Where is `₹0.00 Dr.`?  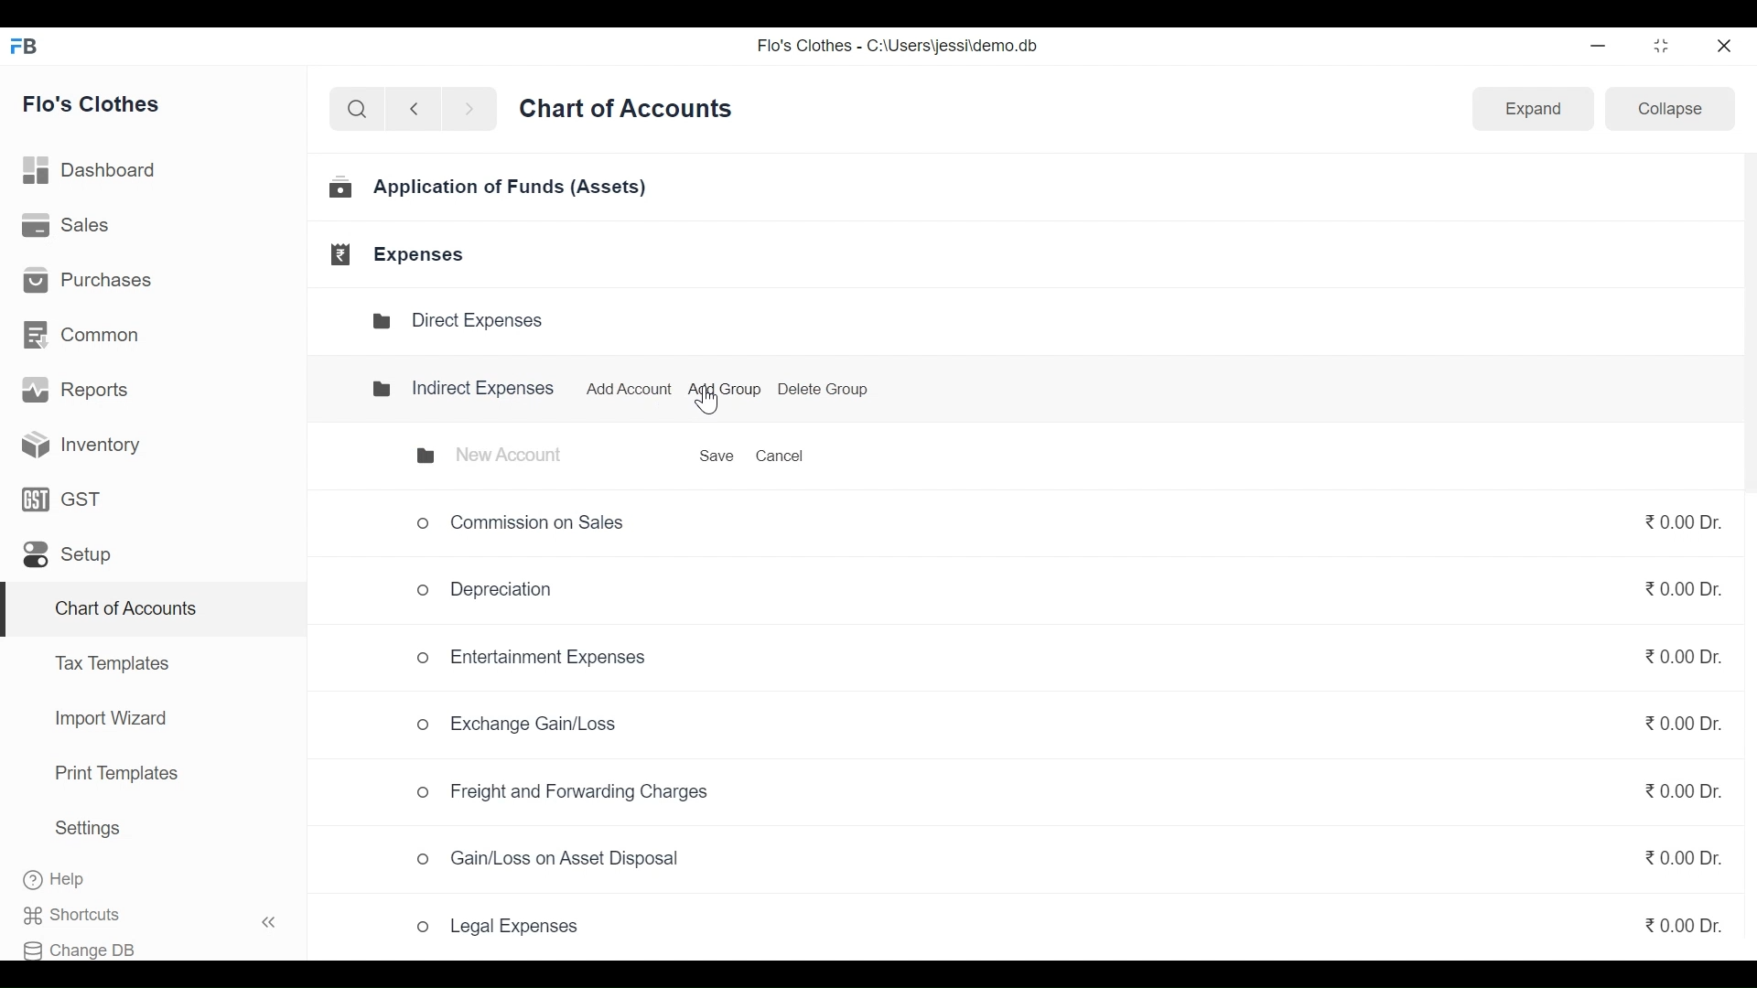 ₹0.00 Dr. is located at coordinates (1681, 793).